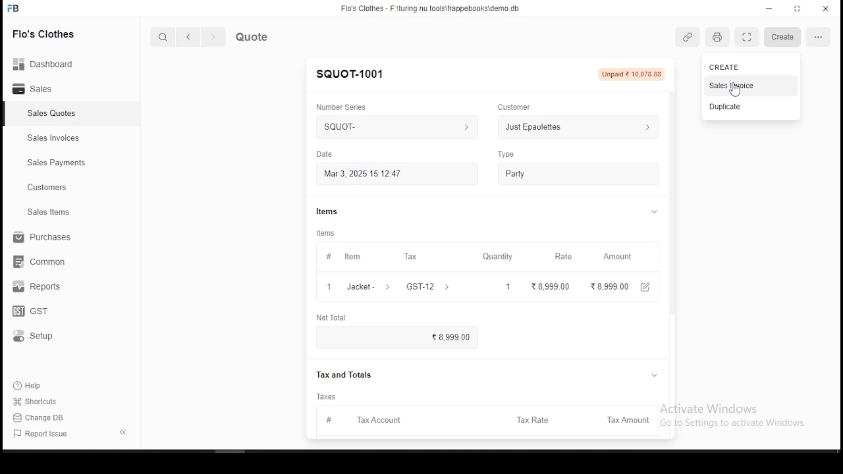 Image resolution: width=843 pixels, height=474 pixels. I want to click on minimize, so click(766, 9).